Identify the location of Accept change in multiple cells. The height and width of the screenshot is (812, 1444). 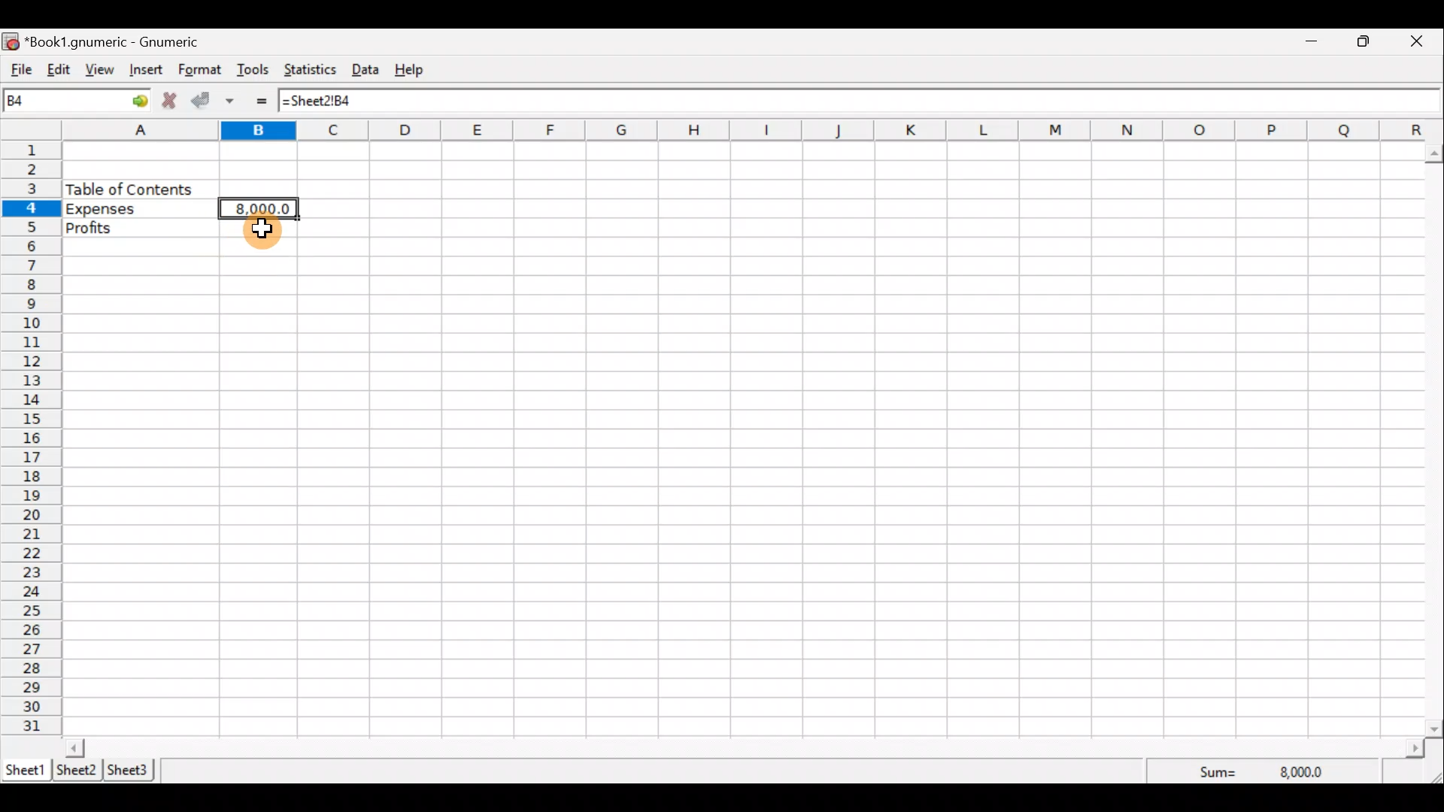
(235, 101).